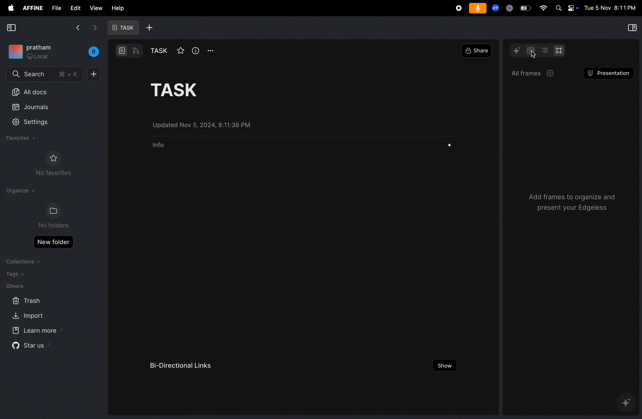 The image size is (642, 419). What do you see at coordinates (73, 8) in the screenshot?
I see `edit` at bounding box center [73, 8].